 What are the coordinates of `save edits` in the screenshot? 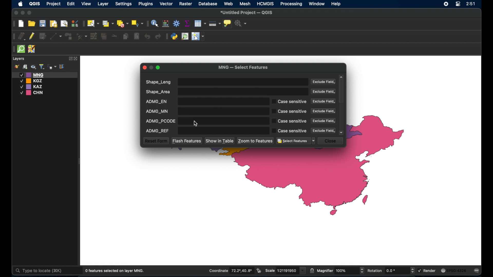 It's located at (43, 36).